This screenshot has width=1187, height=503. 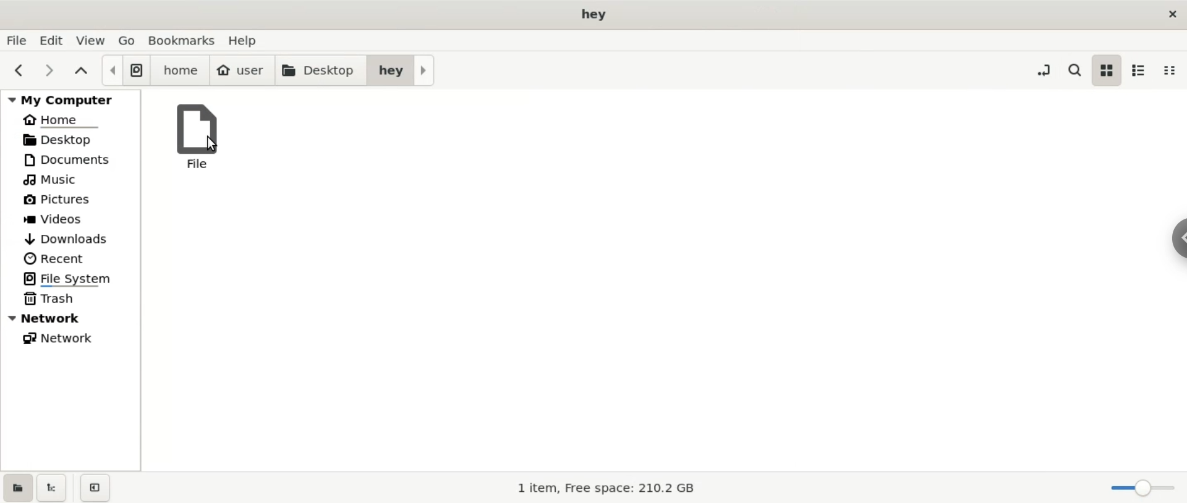 I want to click on compact view, so click(x=1173, y=70).